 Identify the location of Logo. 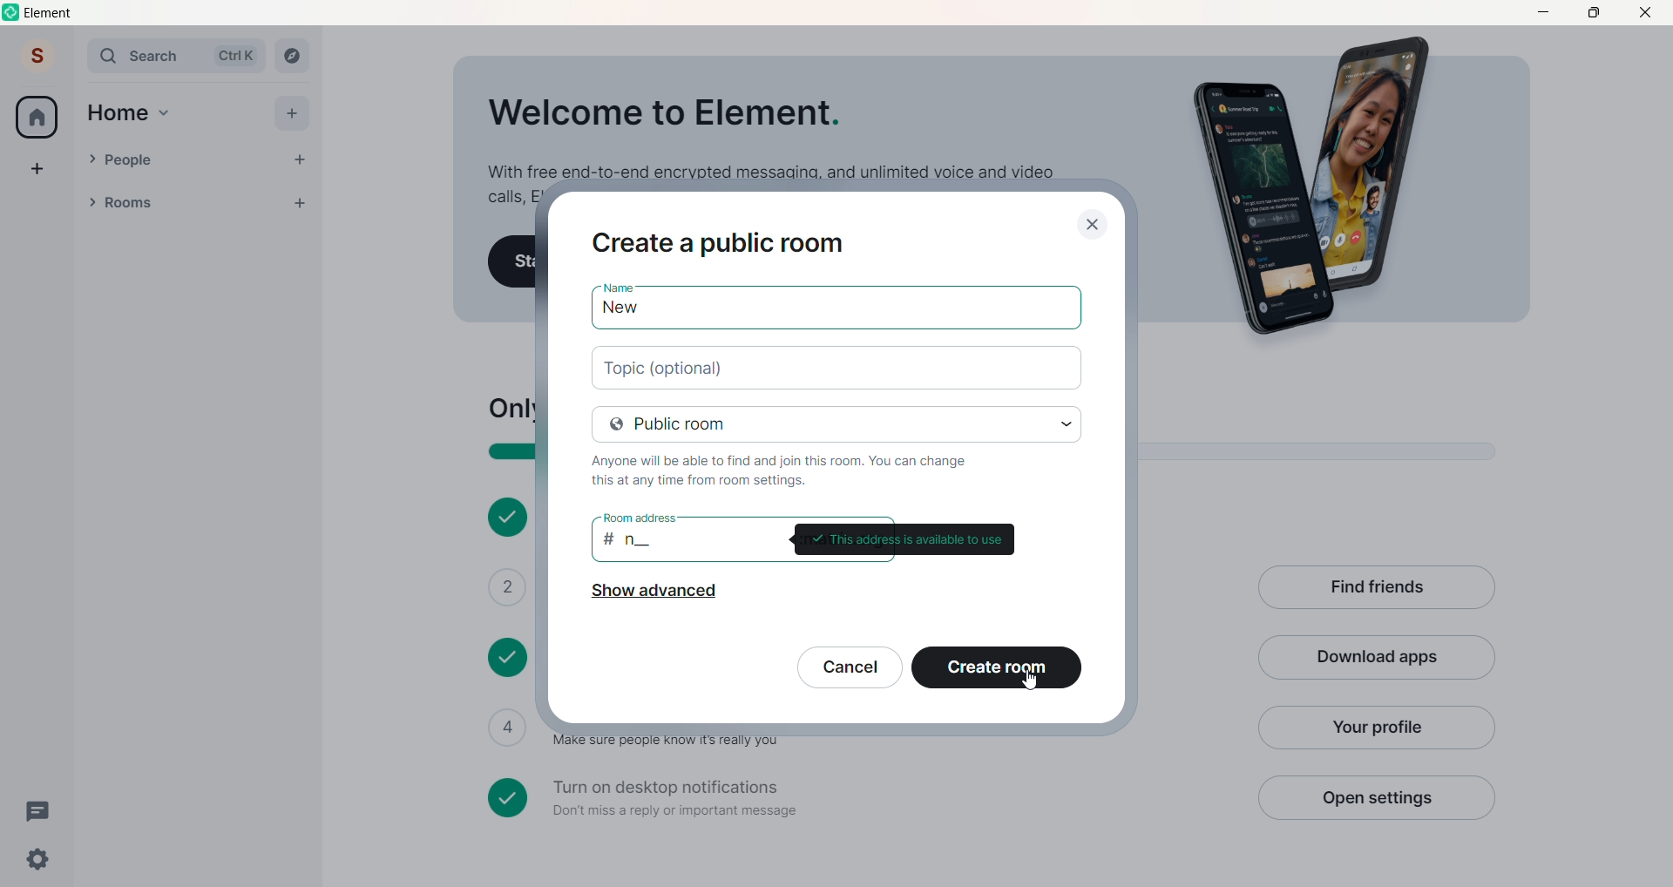
(12, 12).